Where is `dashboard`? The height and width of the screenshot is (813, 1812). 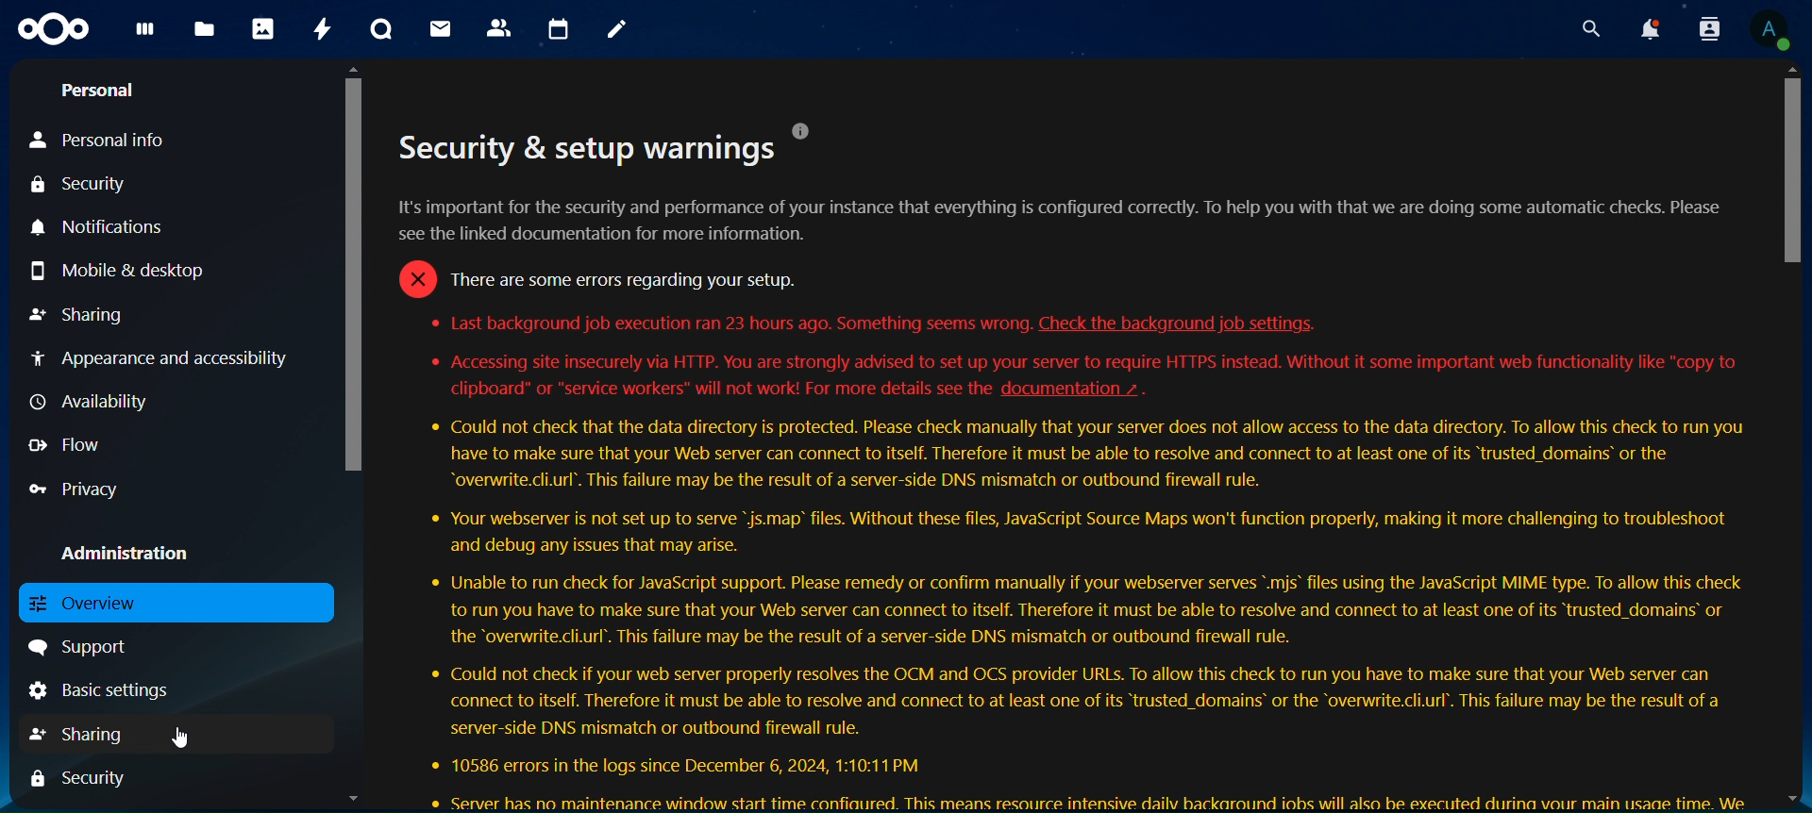
dashboard is located at coordinates (145, 33).